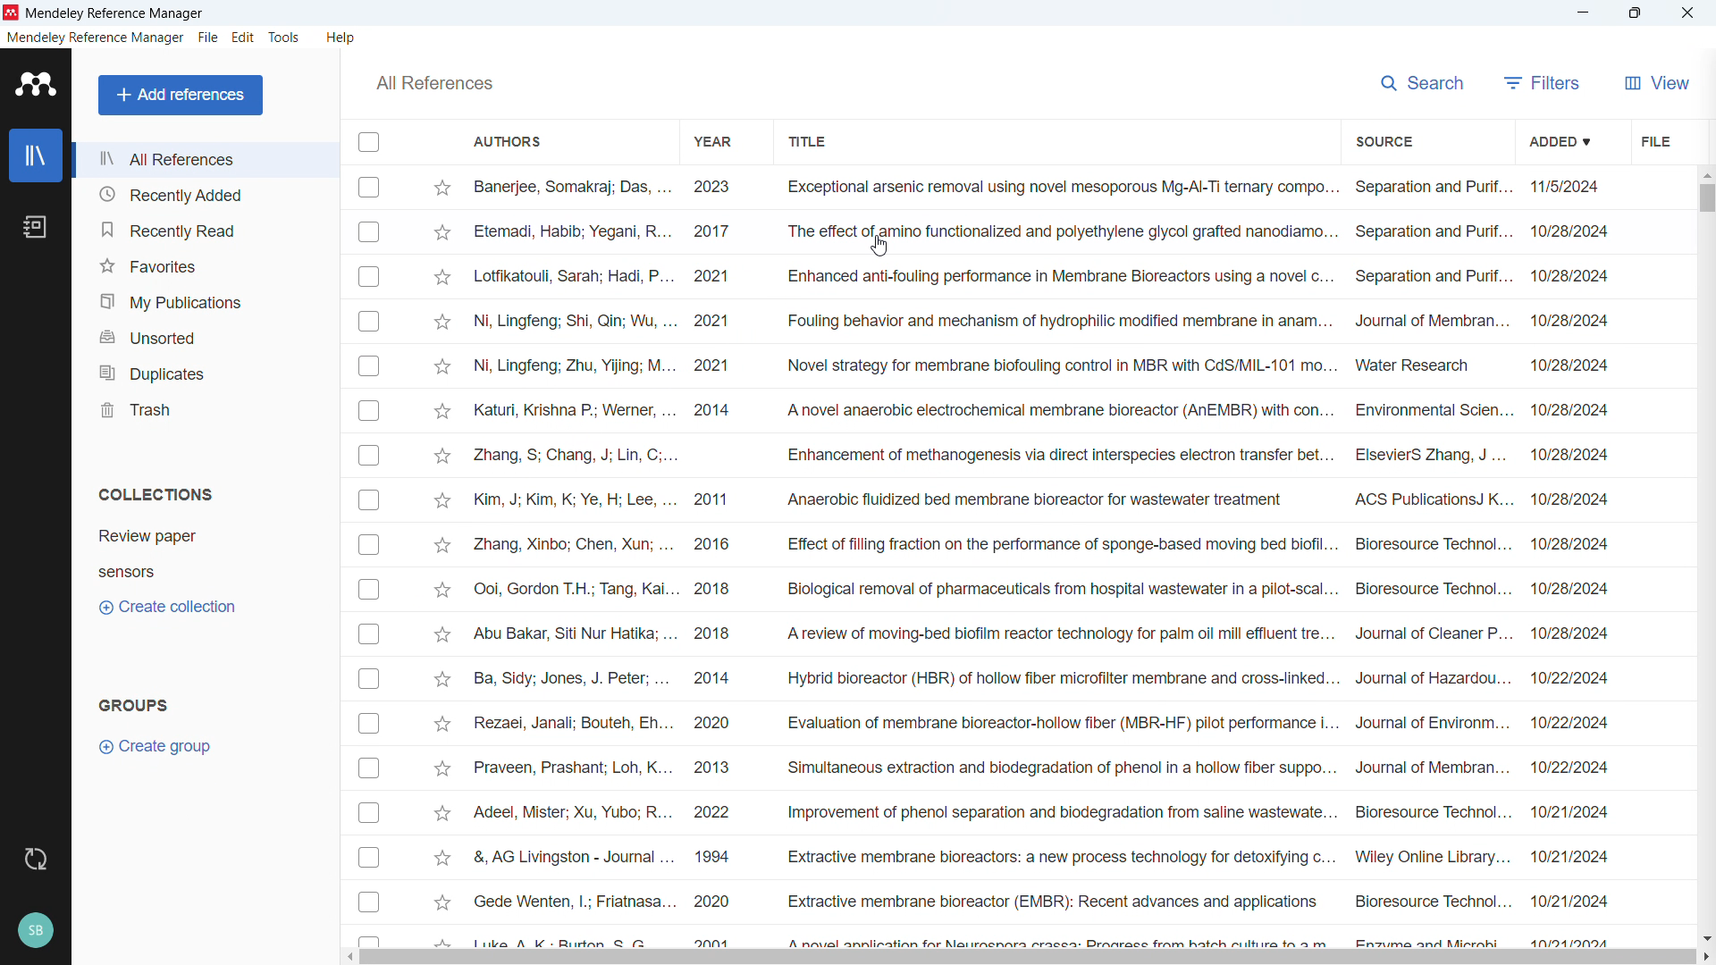 The width and height of the screenshot is (1716, 965). Describe the element at coordinates (35, 931) in the screenshot. I see `Profile ` at that location.